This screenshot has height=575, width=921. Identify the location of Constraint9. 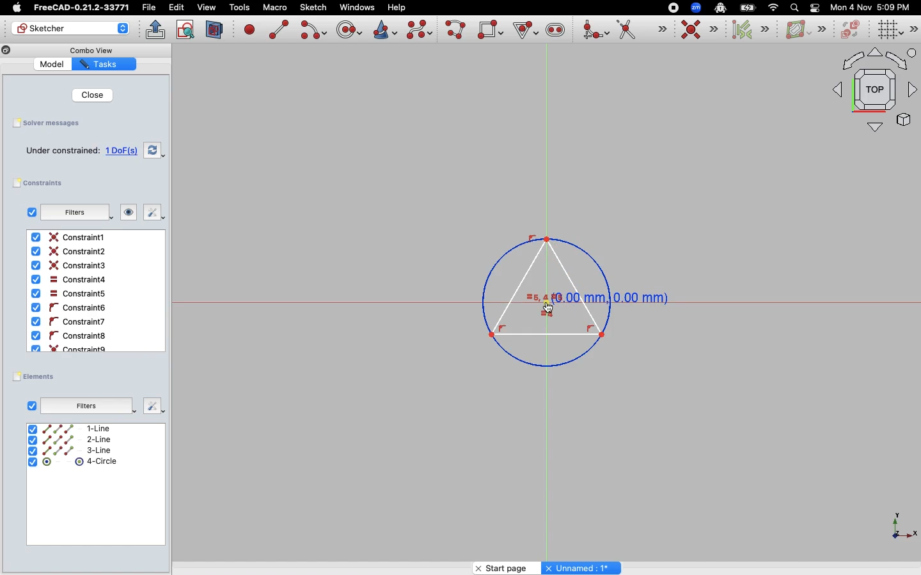
(72, 348).